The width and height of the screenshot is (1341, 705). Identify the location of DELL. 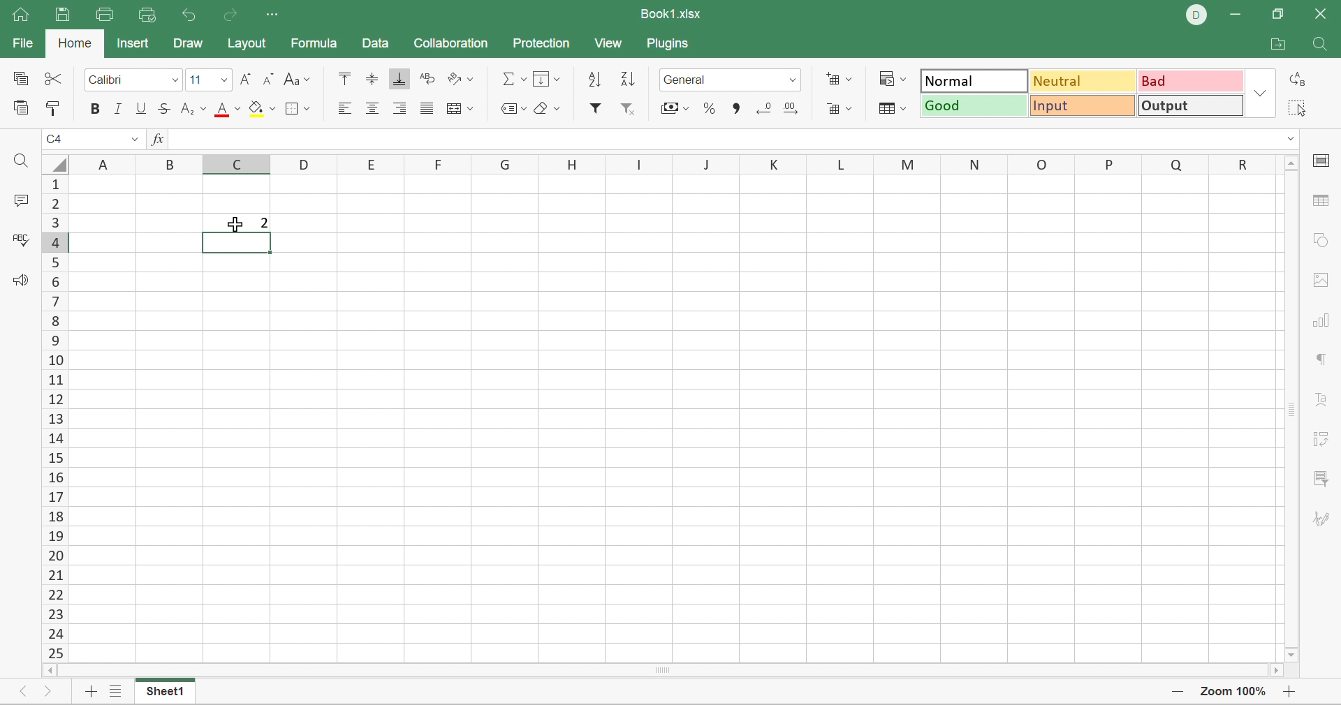
(1198, 15).